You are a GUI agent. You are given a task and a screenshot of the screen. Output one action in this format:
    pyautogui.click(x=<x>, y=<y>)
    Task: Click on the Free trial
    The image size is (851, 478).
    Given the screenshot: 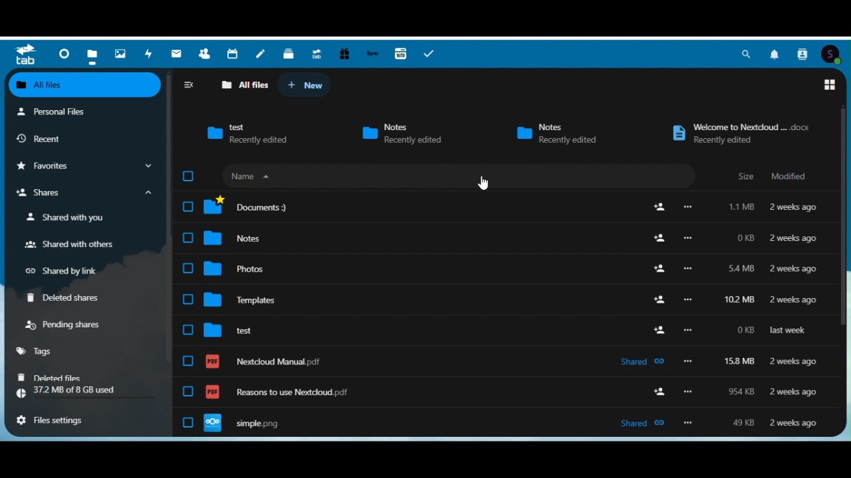 What is the action you would take?
    pyautogui.click(x=342, y=53)
    